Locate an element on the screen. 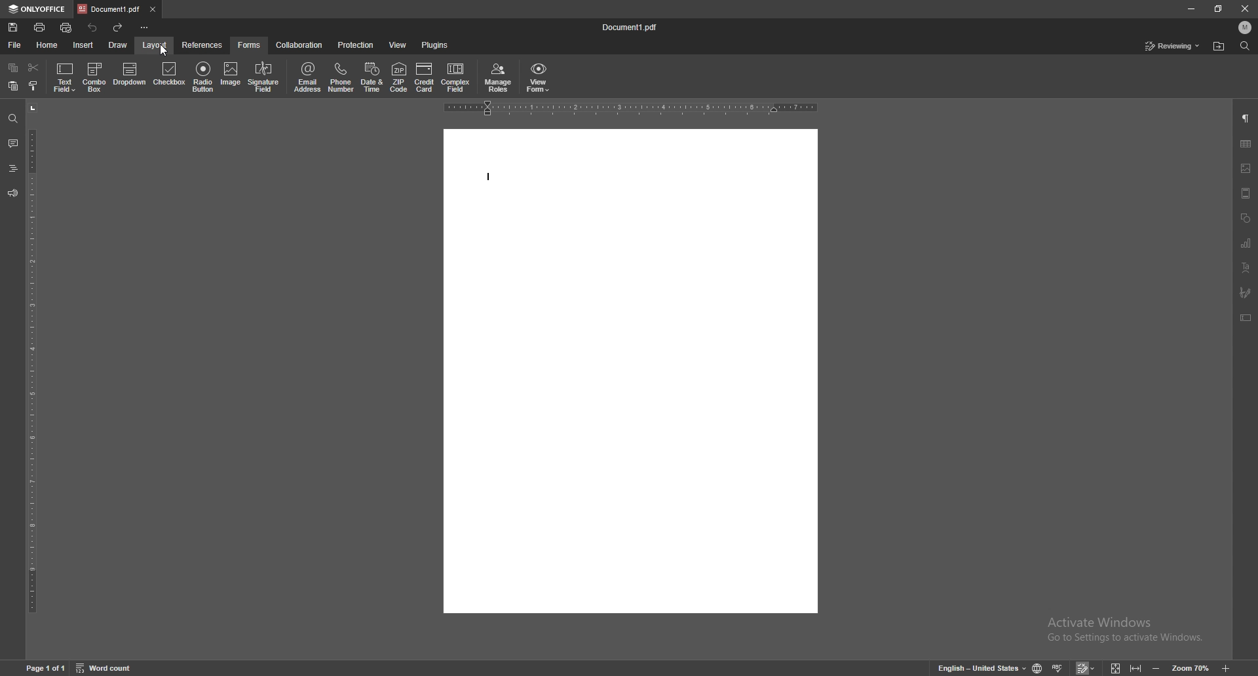 The image size is (1258, 676). zoom is located at coordinates (1191, 668).